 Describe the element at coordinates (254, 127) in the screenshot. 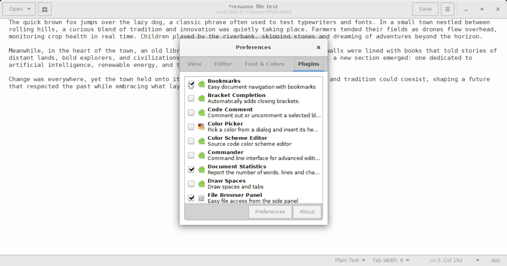

I see `Unselected Color Picker Plugin` at that location.